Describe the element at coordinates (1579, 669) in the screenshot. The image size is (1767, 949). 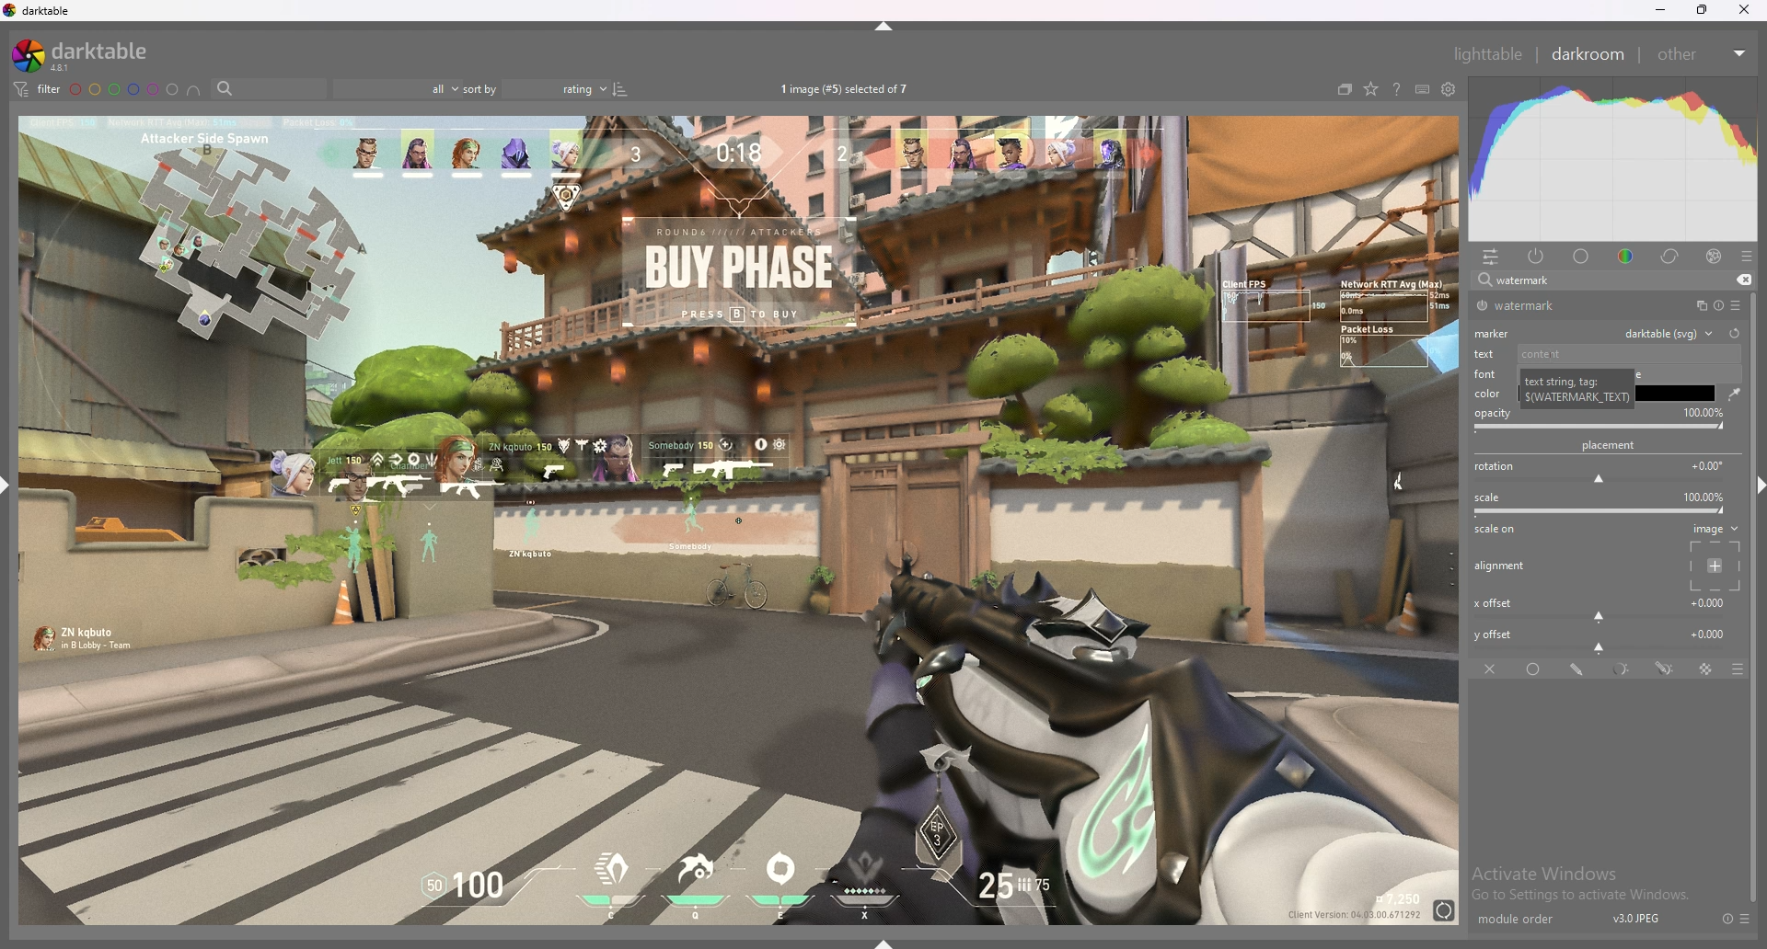
I see `drawn mask` at that location.